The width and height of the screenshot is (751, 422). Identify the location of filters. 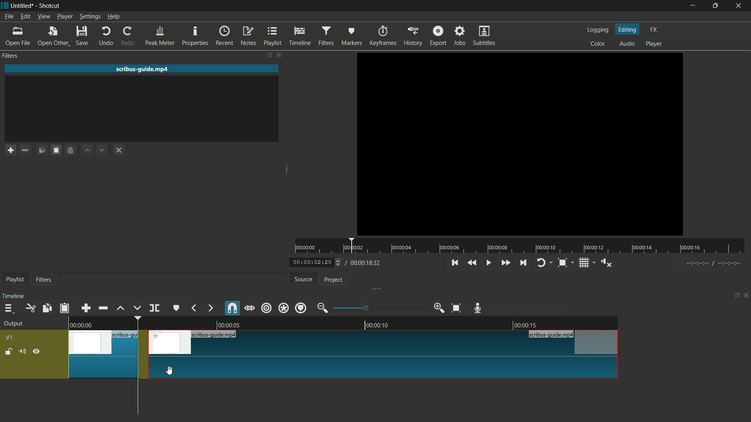
(43, 279).